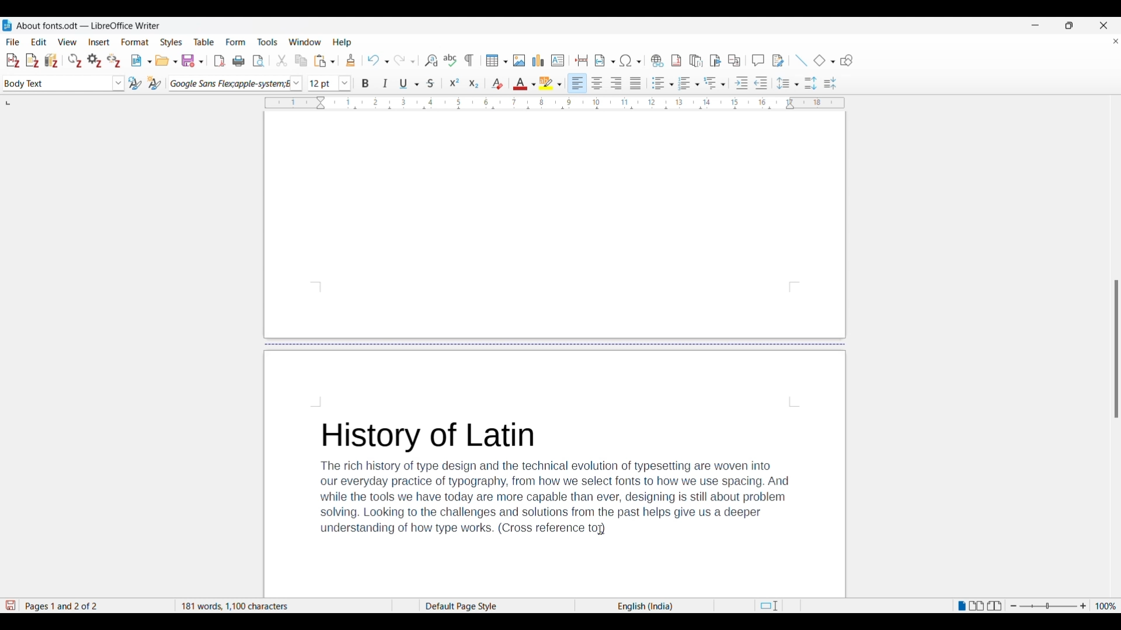 The width and height of the screenshot is (1121, 630). I want to click on Refresh, so click(75, 61).